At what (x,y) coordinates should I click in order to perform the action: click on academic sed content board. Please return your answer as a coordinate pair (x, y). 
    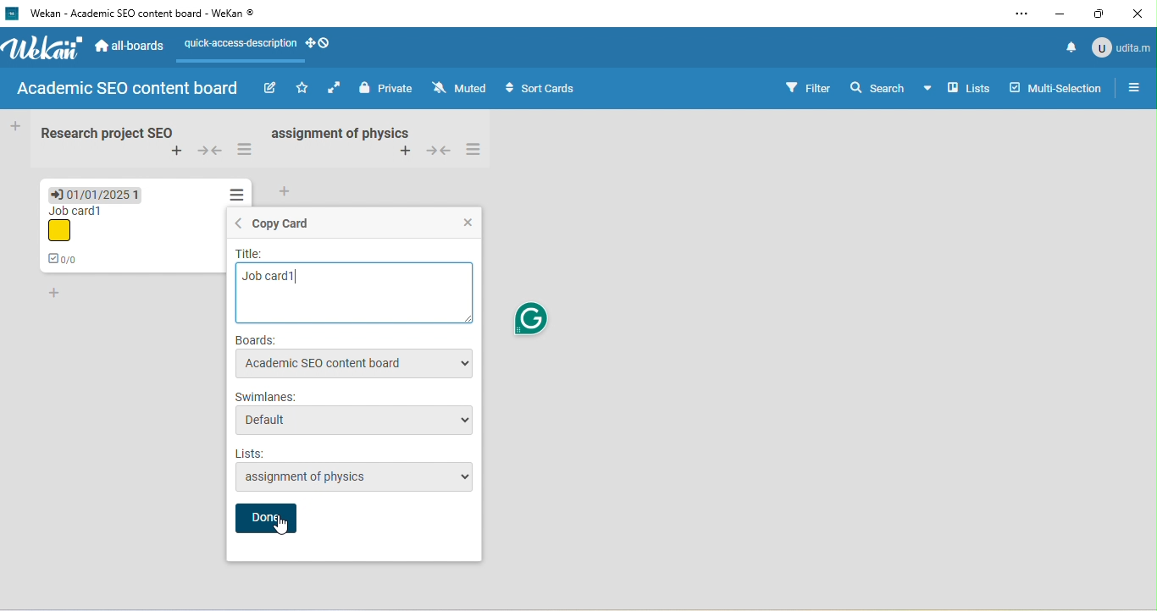
    Looking at the image, I should click on (129, 90).